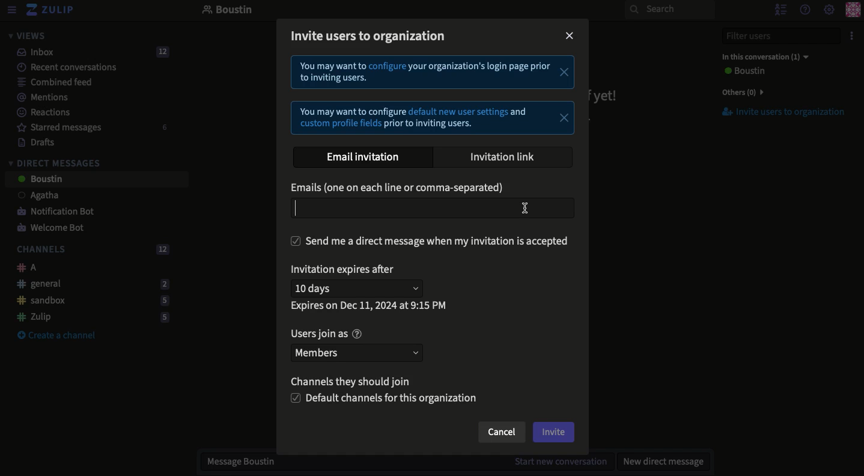  Describe the element at coordinates (370, 305) in the screenshot. I see `Expires on data` at that location.